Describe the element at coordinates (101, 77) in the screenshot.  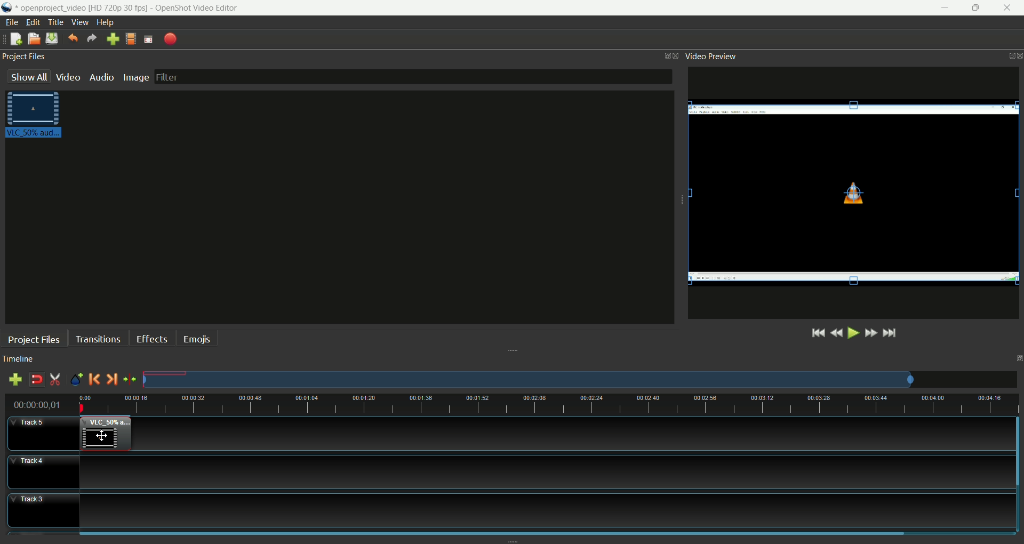
I see `audio` at that location.